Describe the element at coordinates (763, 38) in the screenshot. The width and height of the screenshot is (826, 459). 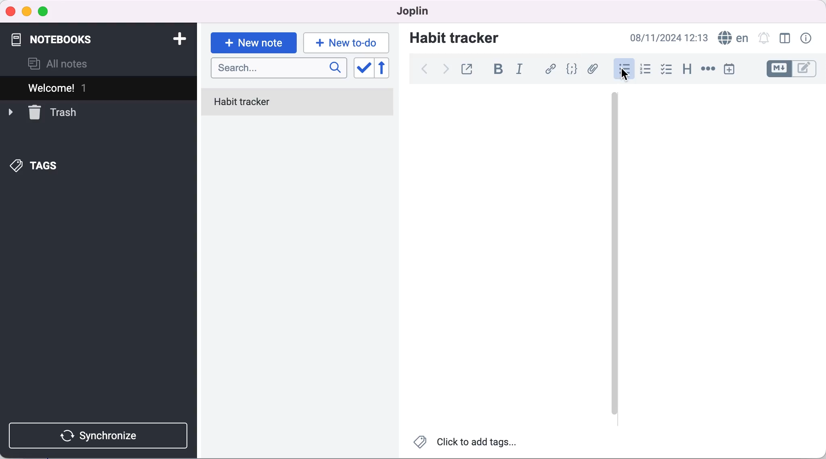
I see `set alarm` at that location.